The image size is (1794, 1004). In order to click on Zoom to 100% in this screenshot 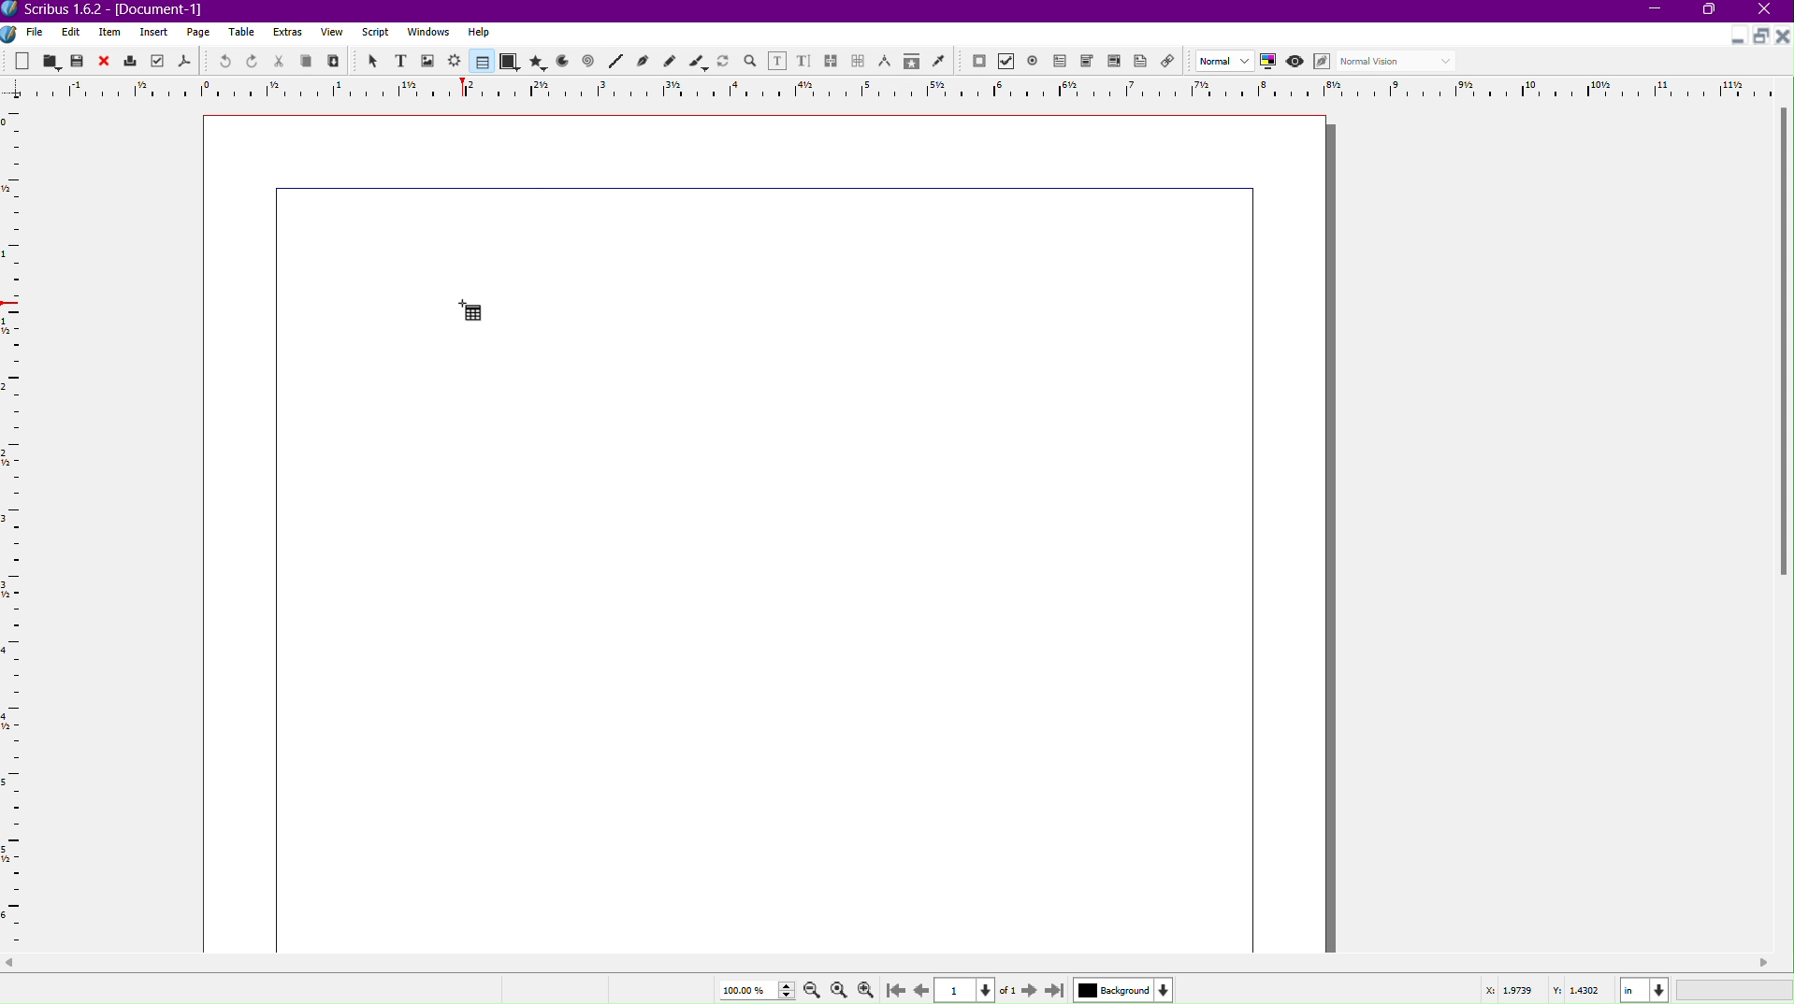, I will do `click(838, 987)`.